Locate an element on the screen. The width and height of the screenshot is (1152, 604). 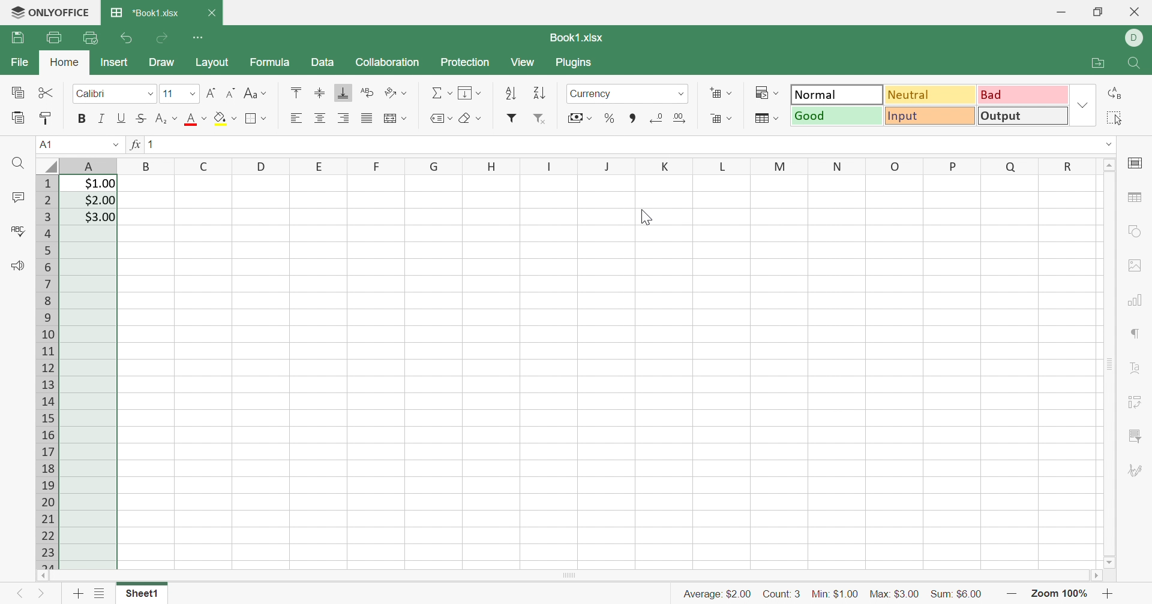
Align middle is located at coordinates (321, 118).